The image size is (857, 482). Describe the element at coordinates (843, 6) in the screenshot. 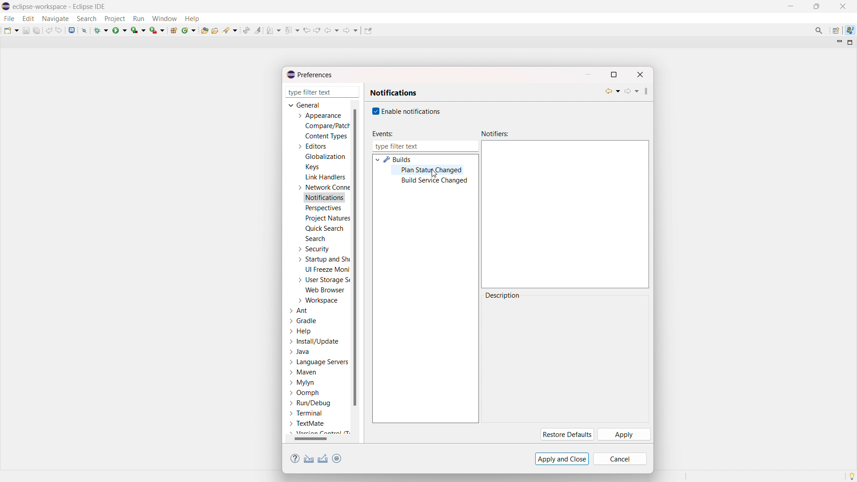

I see `close` at that location.